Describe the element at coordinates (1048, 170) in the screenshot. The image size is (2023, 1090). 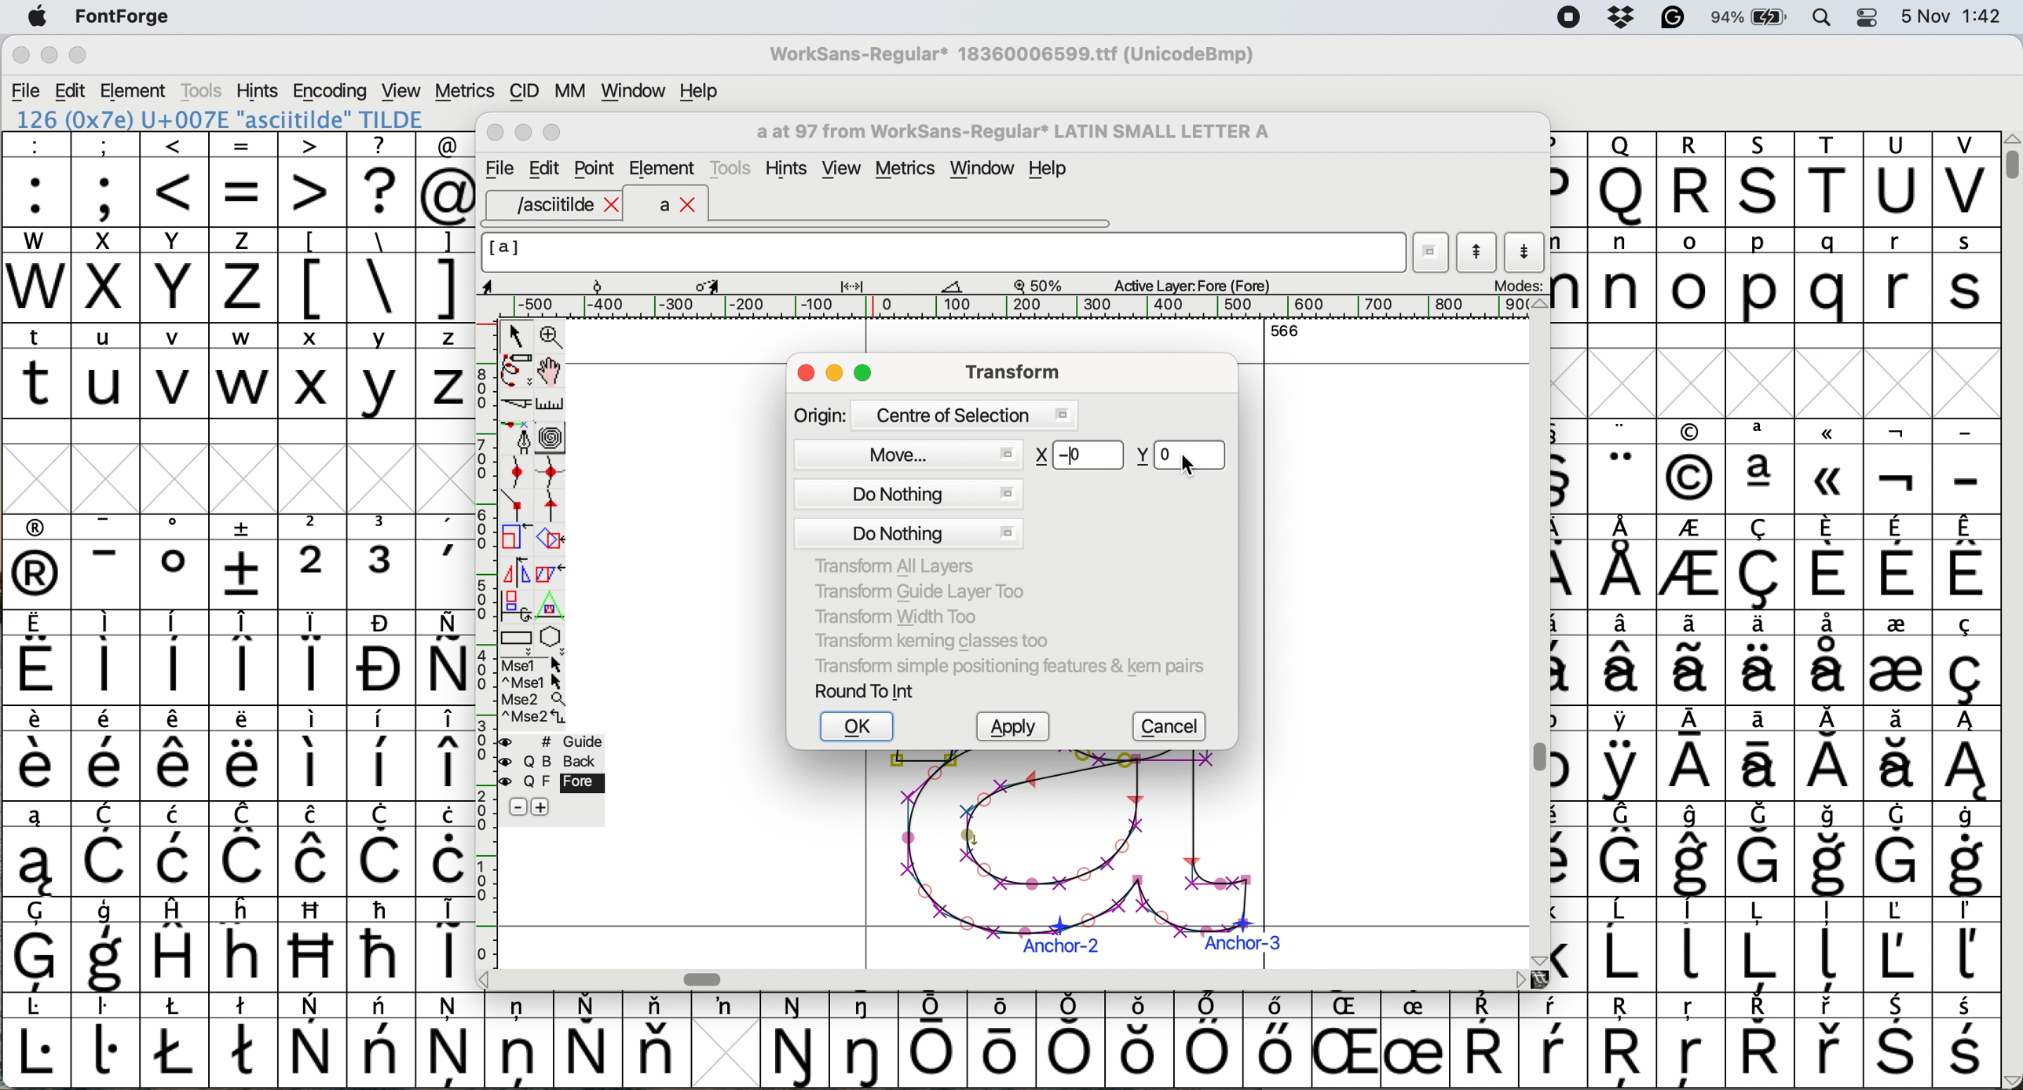
I see `Help` at that location.